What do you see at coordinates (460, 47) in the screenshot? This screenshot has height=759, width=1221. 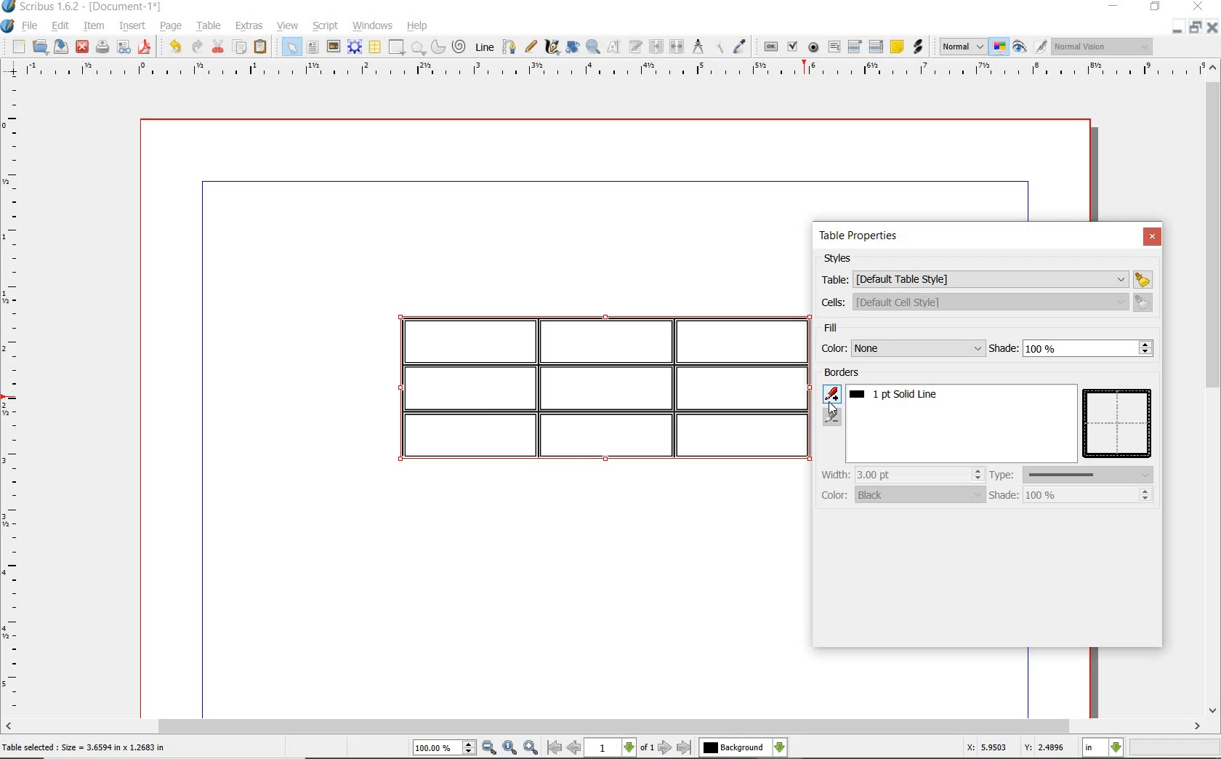 I see `spiral` at bounding box center [460, 47].